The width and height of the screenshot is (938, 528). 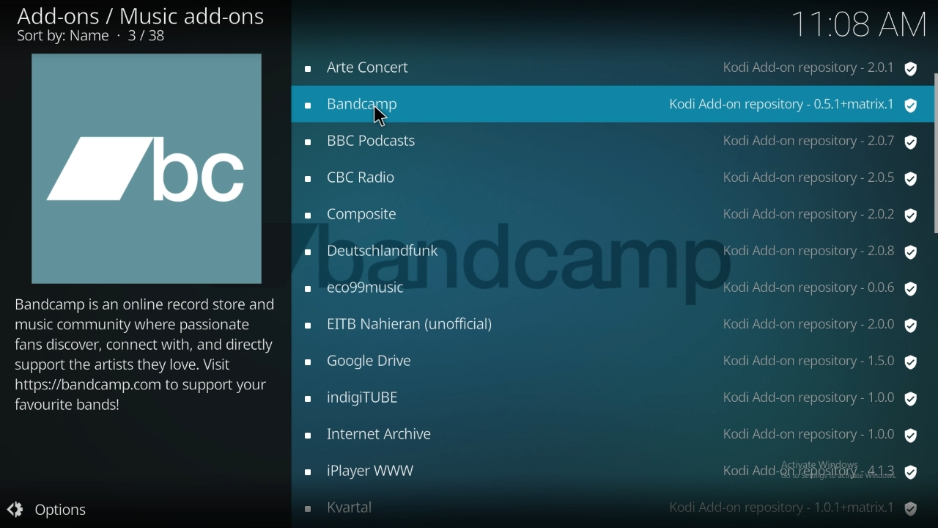 I want to click on add on, so click(x=610, y=290).